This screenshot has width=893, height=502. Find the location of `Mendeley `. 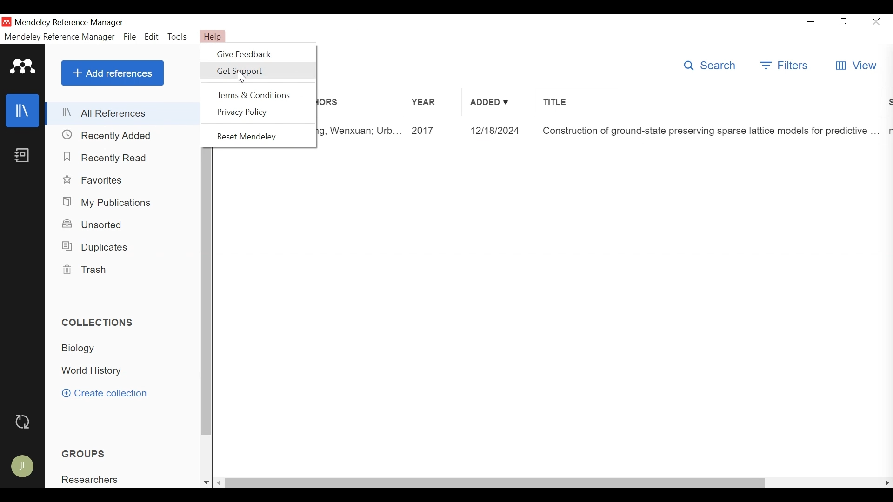

Mendeley  is located at coordinates (21, 67).